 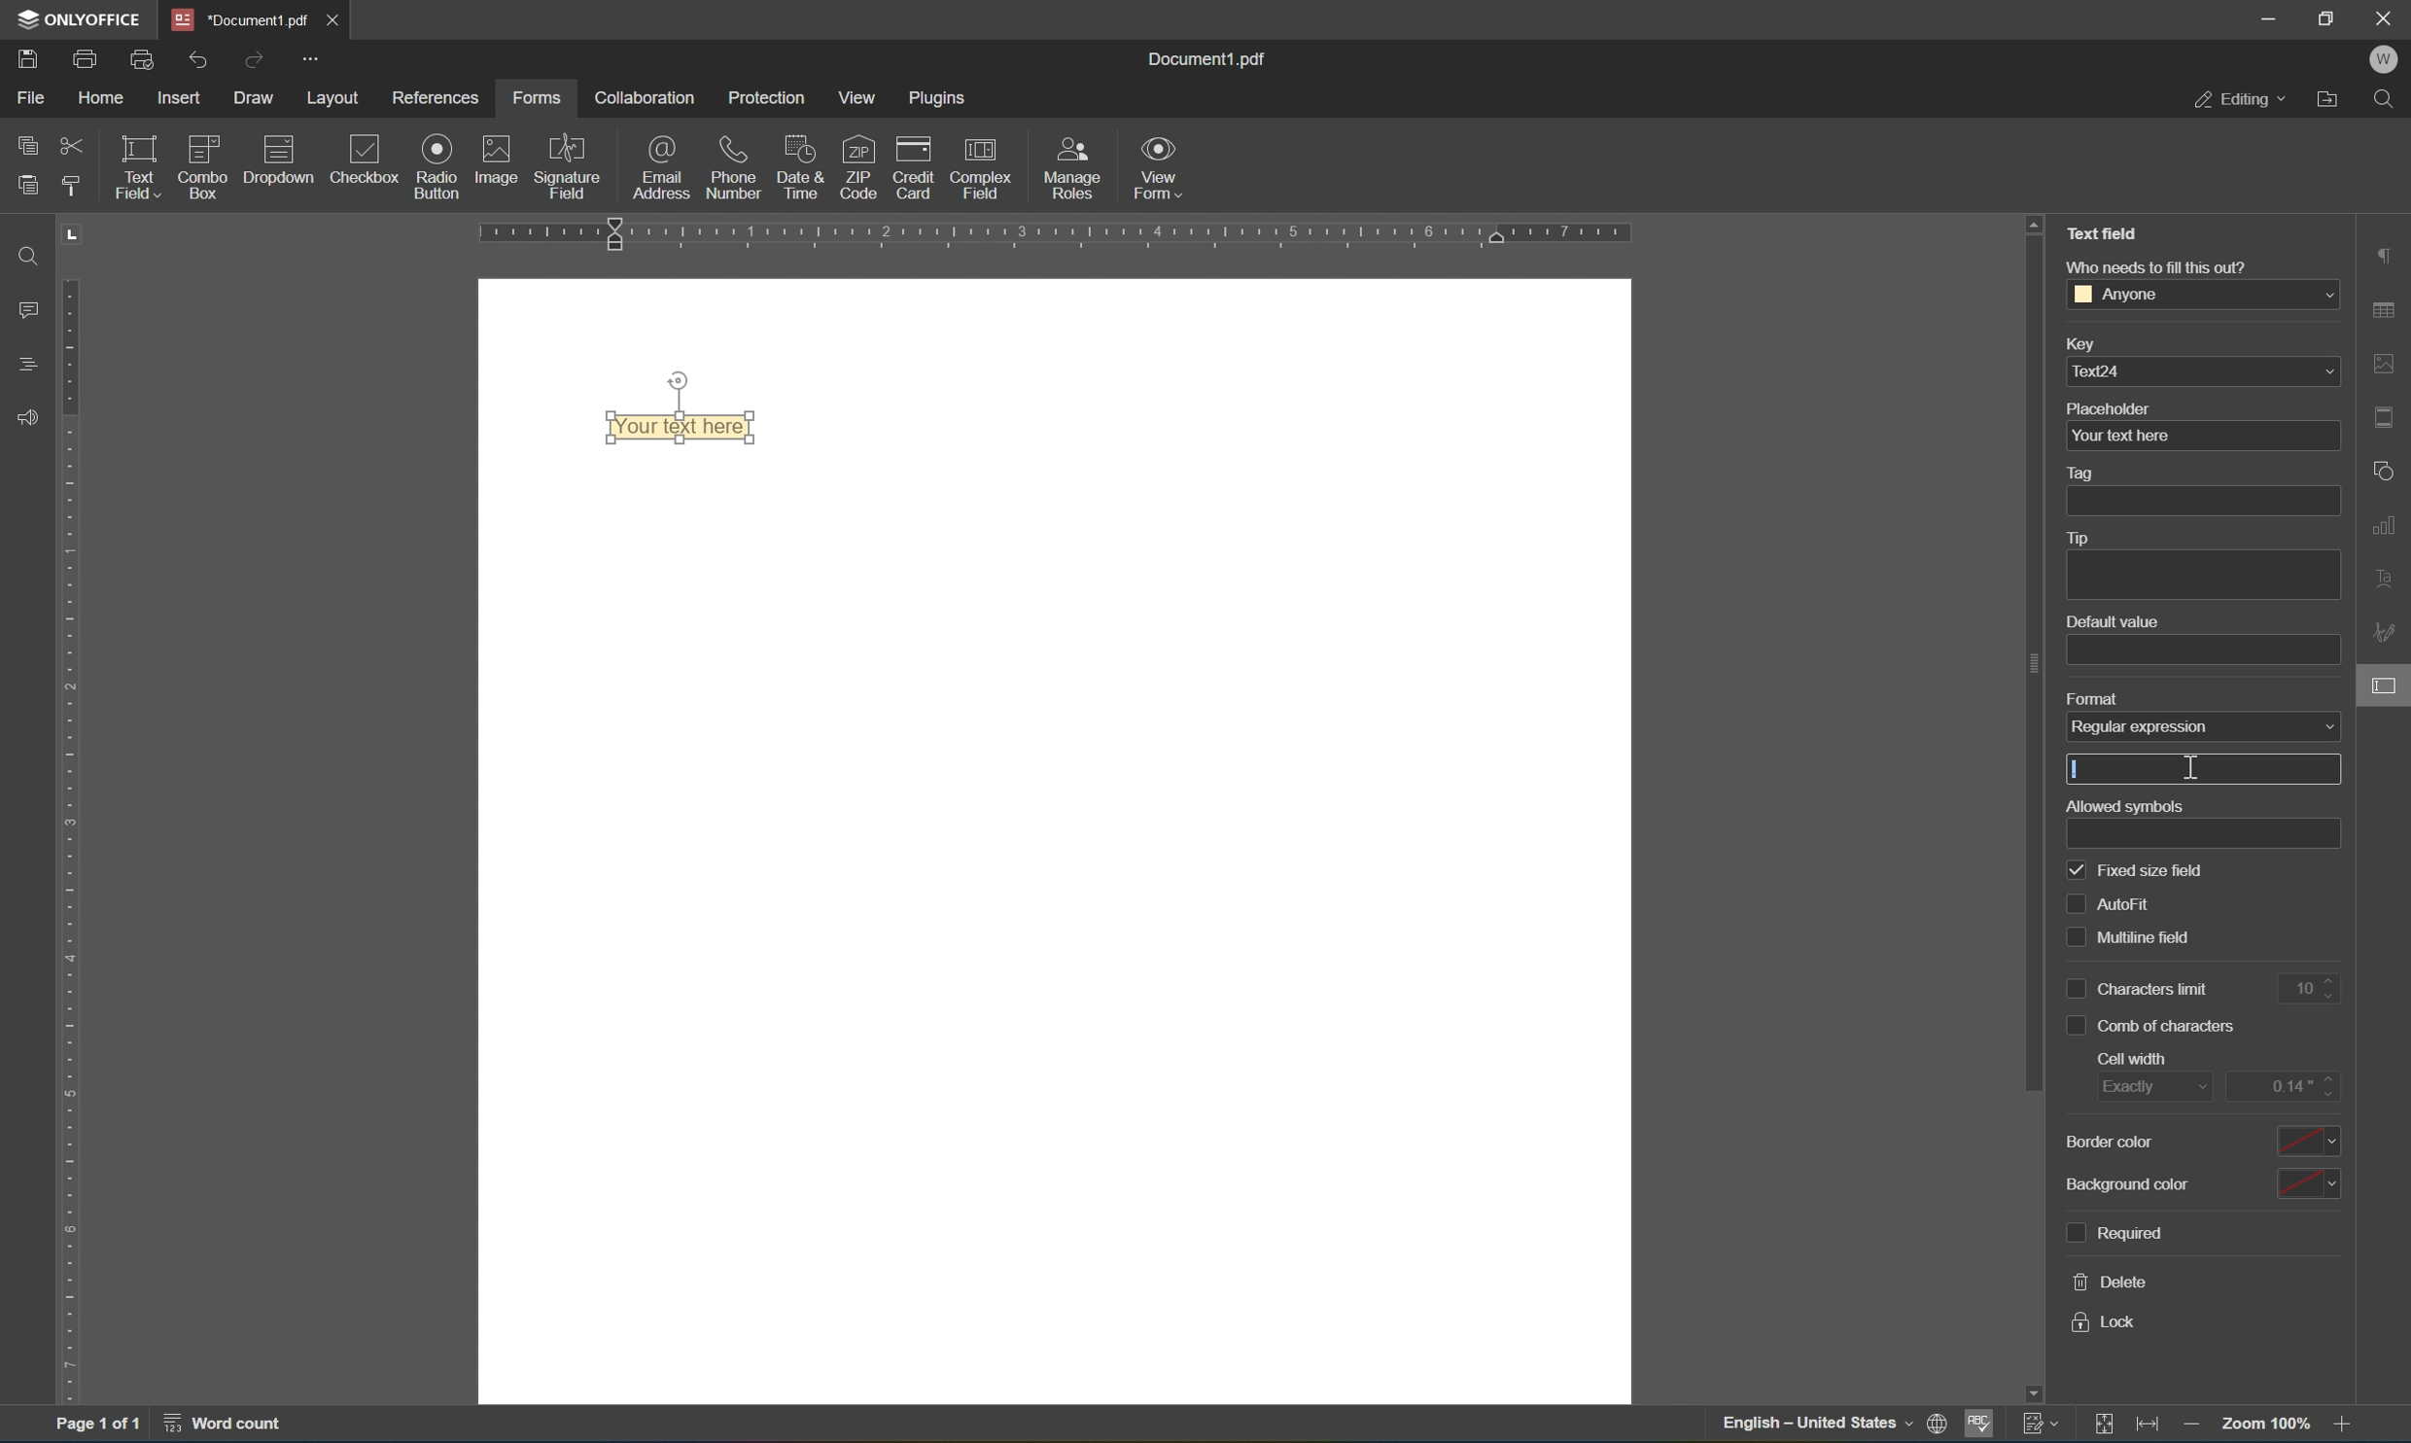 What do you see at coordinates (2349, 1425) in the screenshot?
I see `zoom in` at bounding box center [2349, 1425].